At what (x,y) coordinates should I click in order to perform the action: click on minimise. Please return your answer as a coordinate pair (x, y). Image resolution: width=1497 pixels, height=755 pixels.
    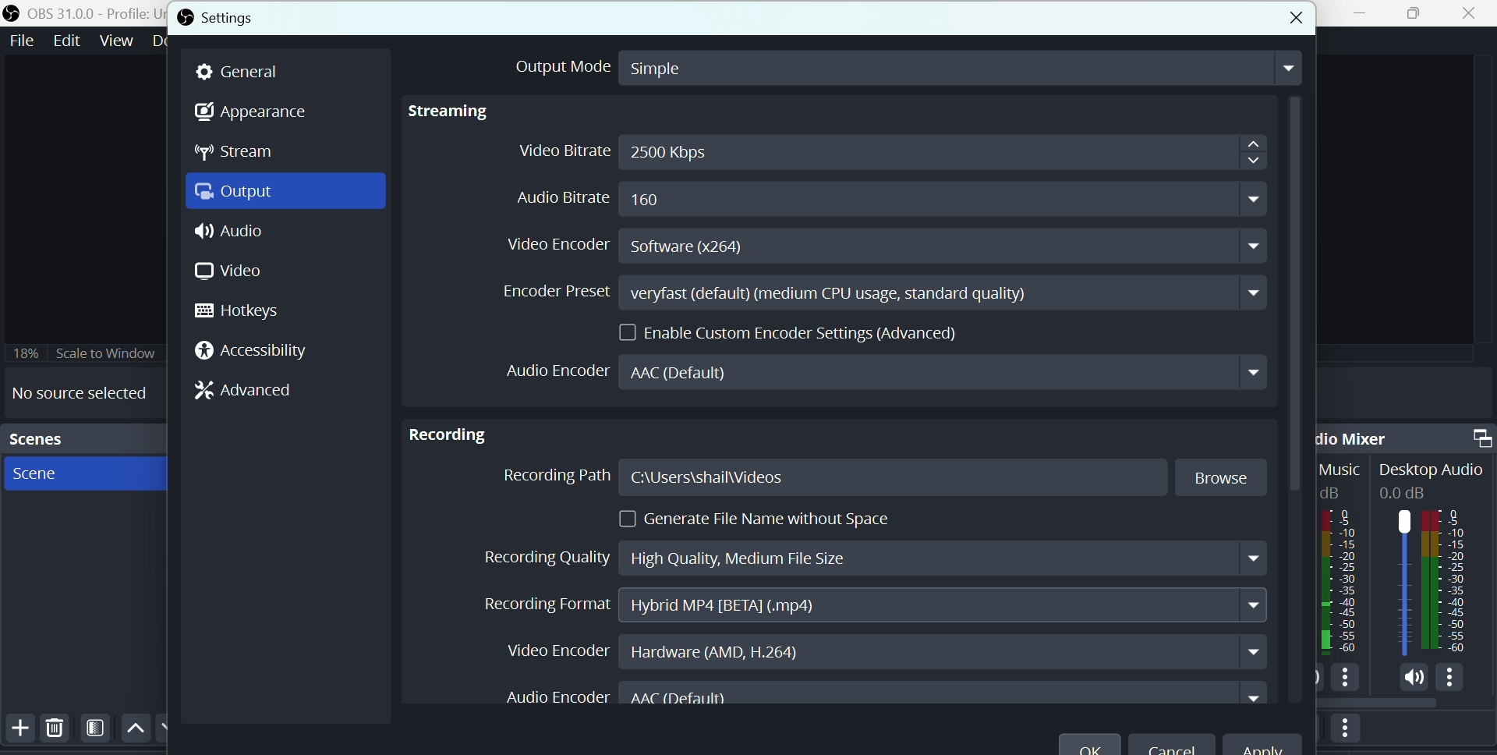
    Looking at the image, I should click on (1368, 15).